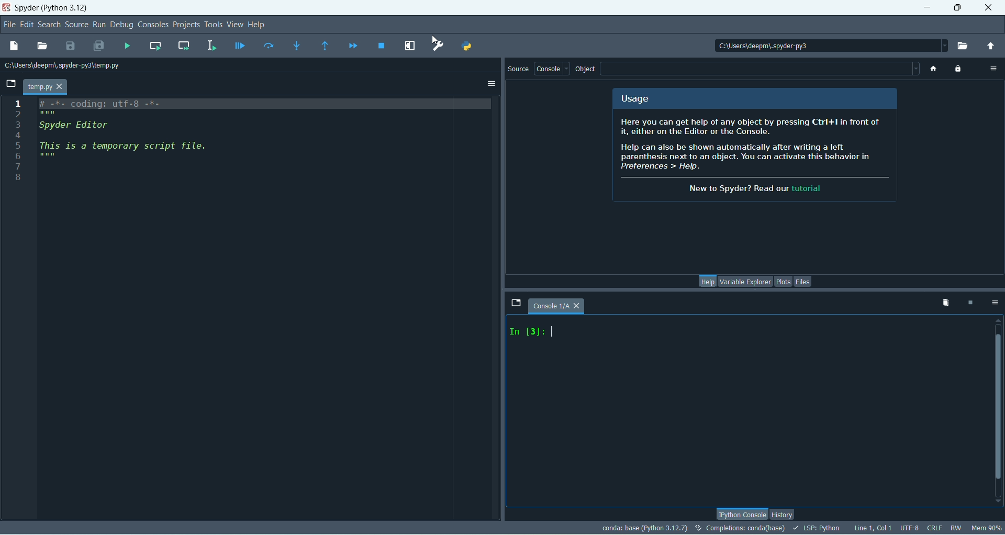  Describe the element at coordinates (26, 25) in the screenshot. I see `edit` at that location.